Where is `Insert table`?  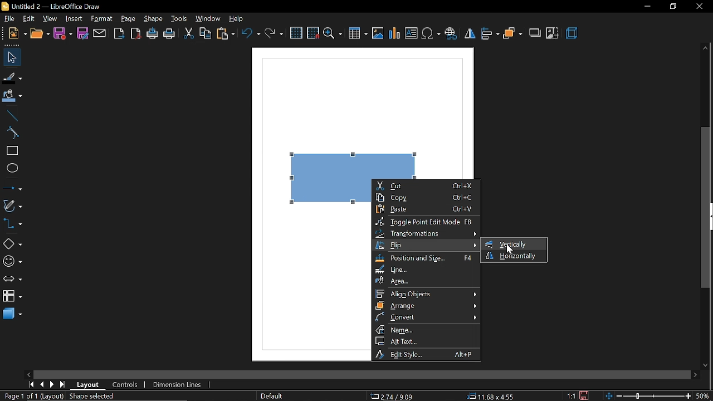 Insert table is located at coordinates (358, 35).